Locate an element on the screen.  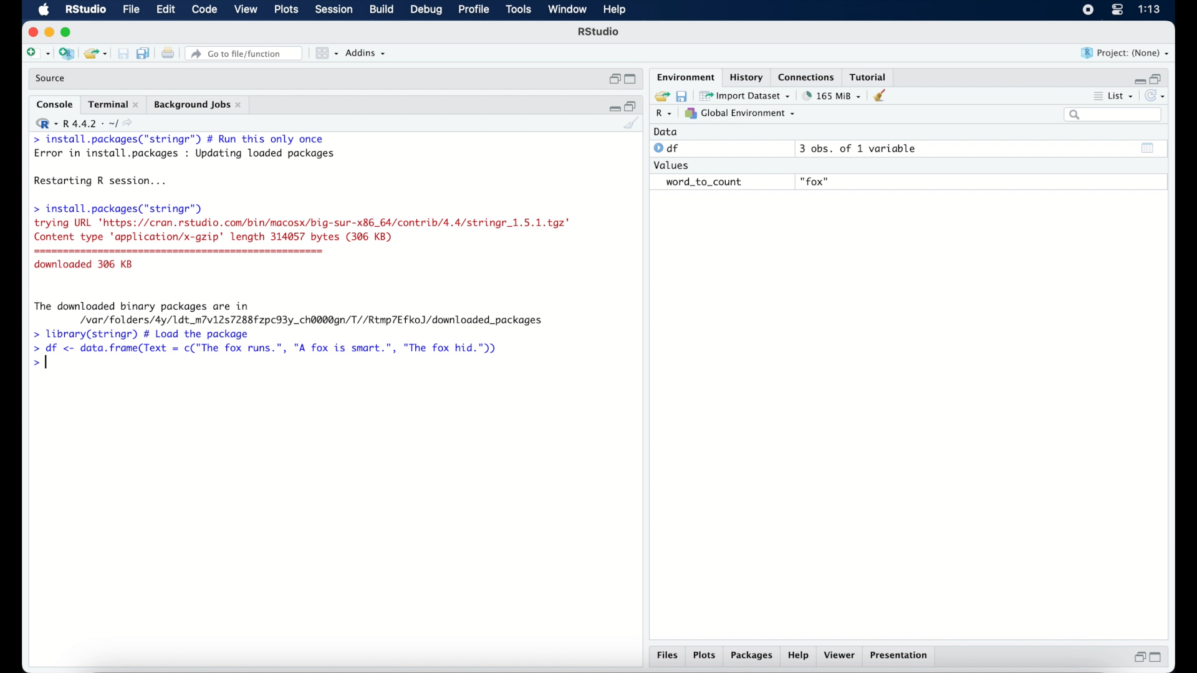
console is located at coordinates (55, 105).